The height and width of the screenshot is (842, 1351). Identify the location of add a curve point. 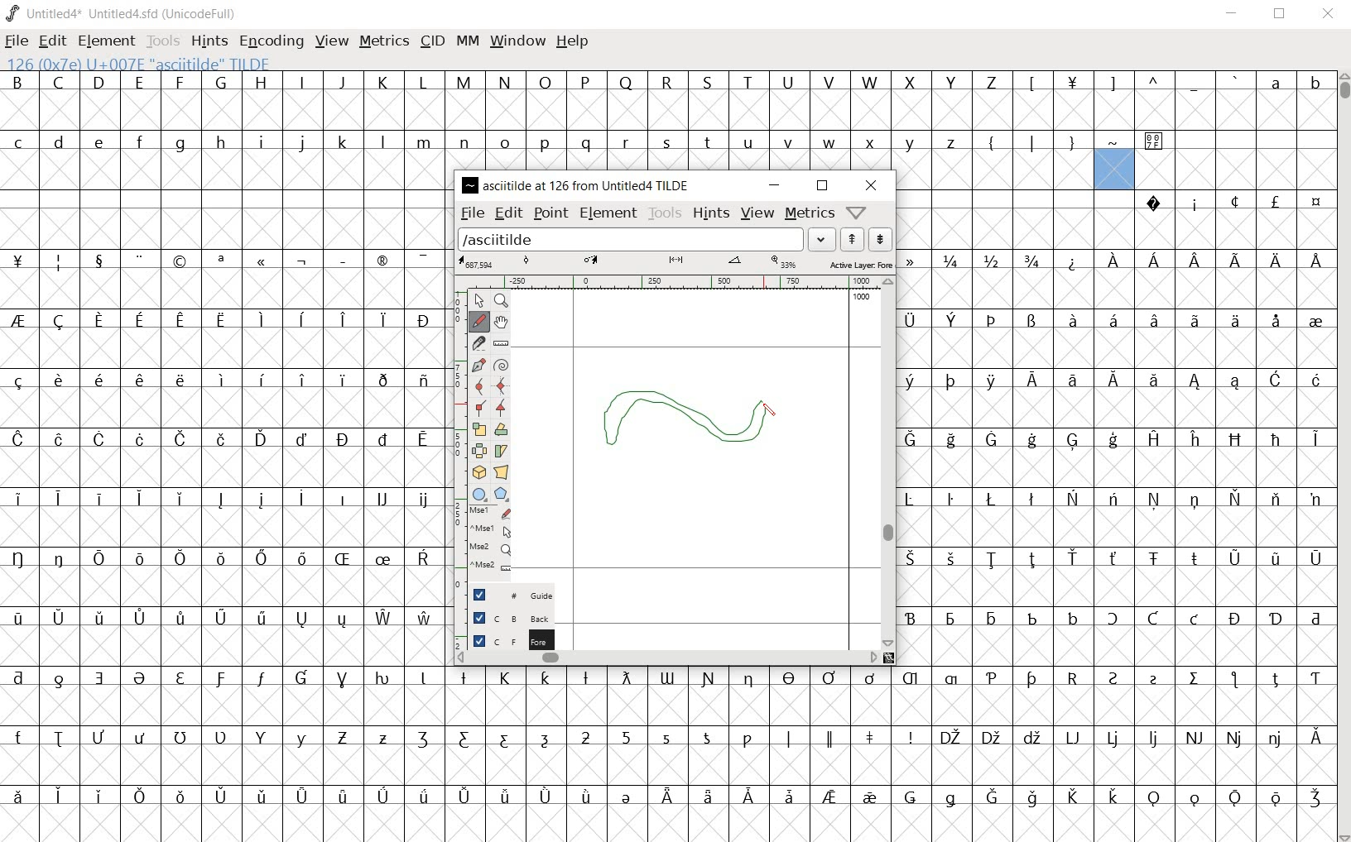
(480, 385).